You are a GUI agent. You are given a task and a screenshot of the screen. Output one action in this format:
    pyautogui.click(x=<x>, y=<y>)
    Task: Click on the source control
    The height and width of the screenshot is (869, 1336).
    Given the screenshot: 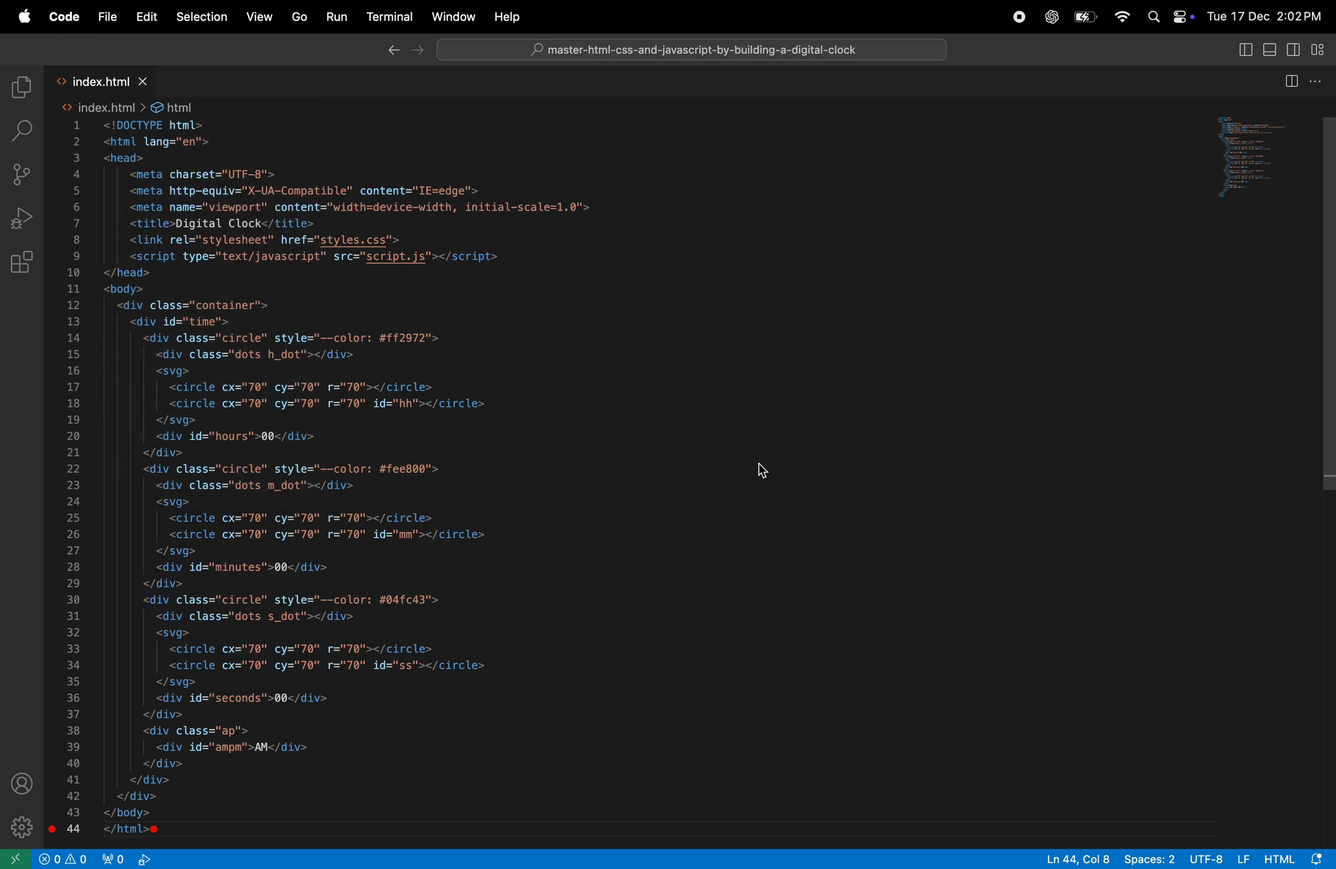 What is the action you would take?
    pyautogui.click(x=23, y=175)
    